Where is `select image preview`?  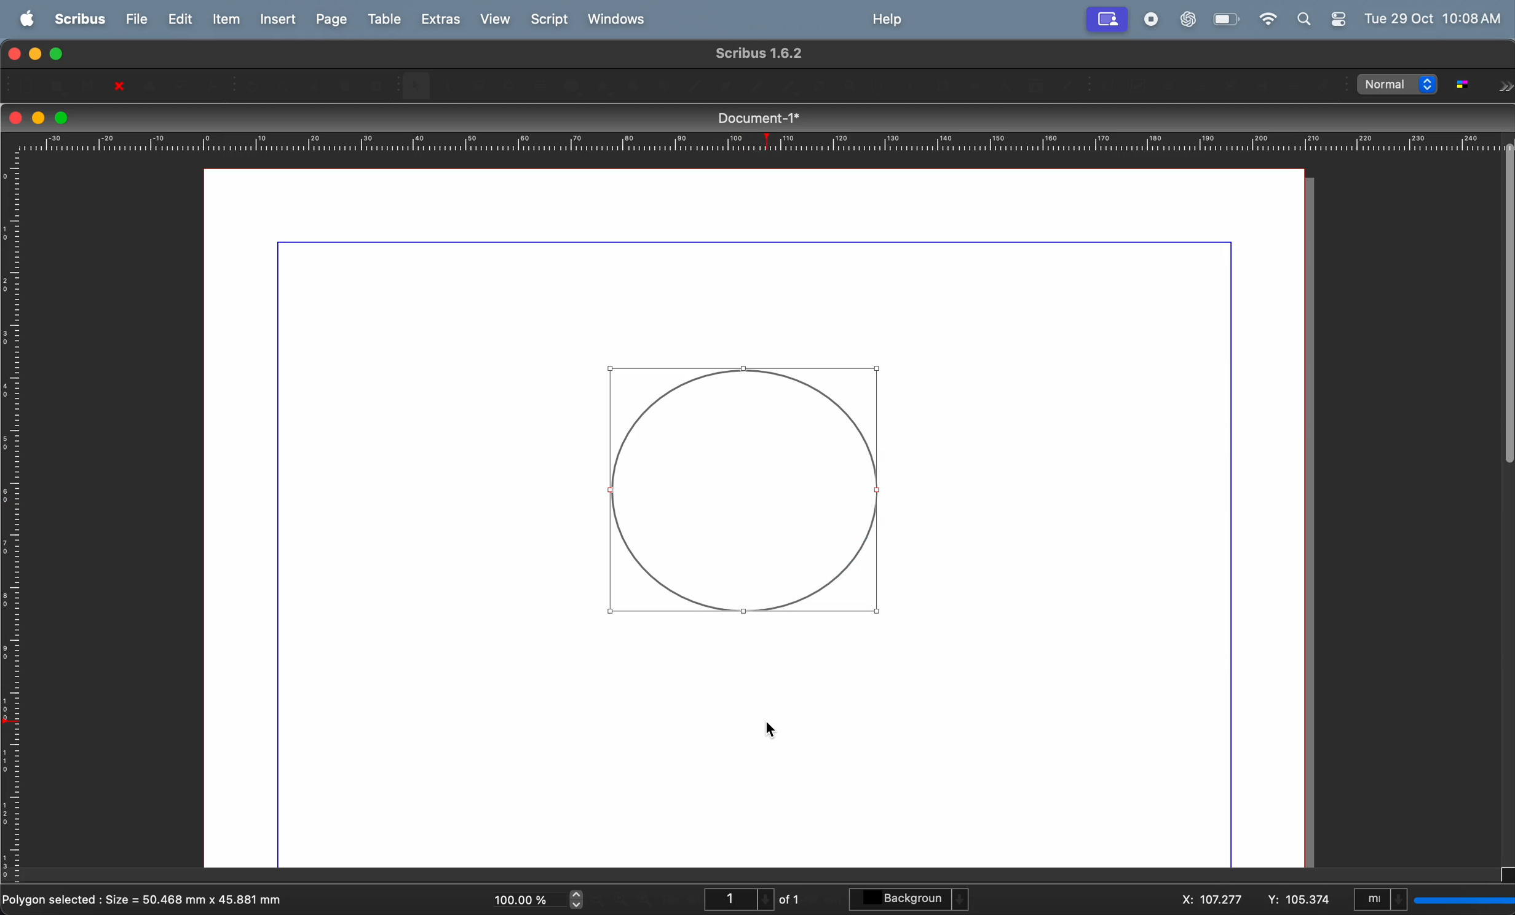
select image preview is located at coordinates (1399, 84).